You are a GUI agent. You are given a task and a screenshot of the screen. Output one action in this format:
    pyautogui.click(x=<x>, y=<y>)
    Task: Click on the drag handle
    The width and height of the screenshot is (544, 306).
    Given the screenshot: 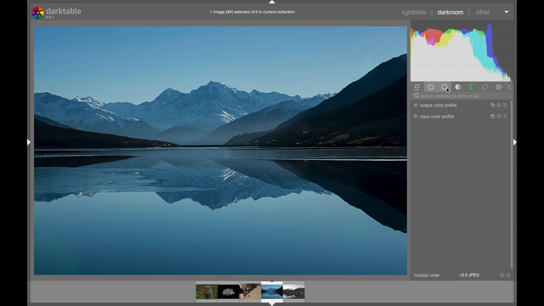 What is the action you would take?
    pyautogui.click(x=28, y=142)
    